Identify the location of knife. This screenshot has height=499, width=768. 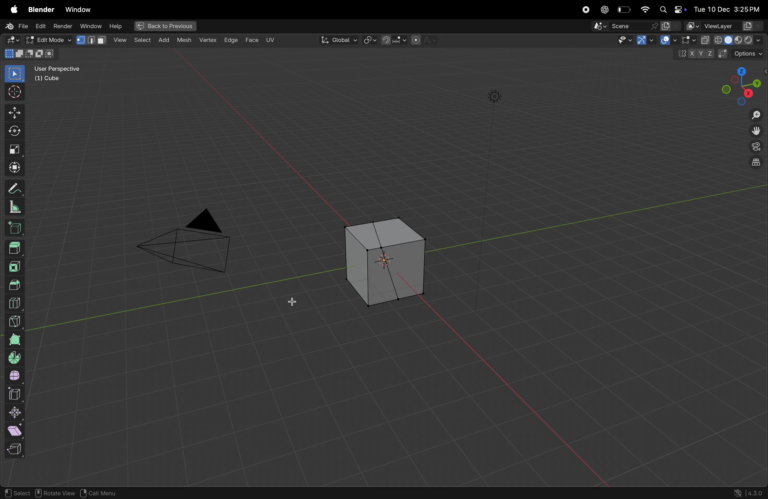
(401, 298).